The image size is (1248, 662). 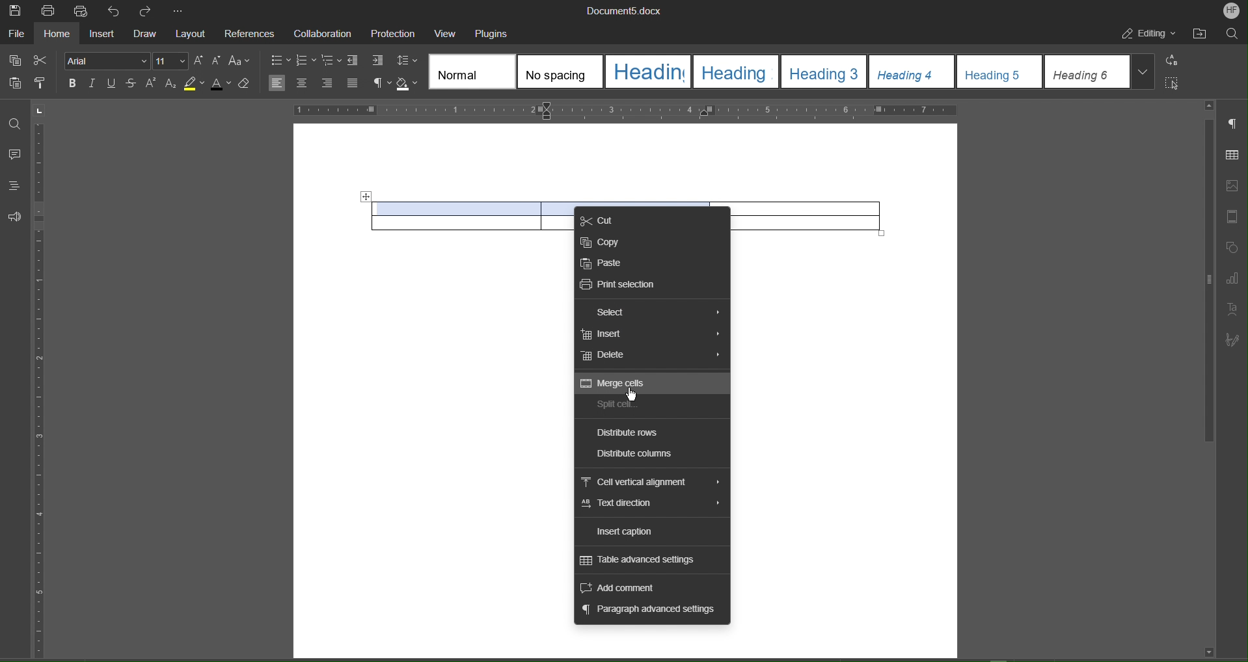 I want to click on Italic, so click(x=92, y=84).